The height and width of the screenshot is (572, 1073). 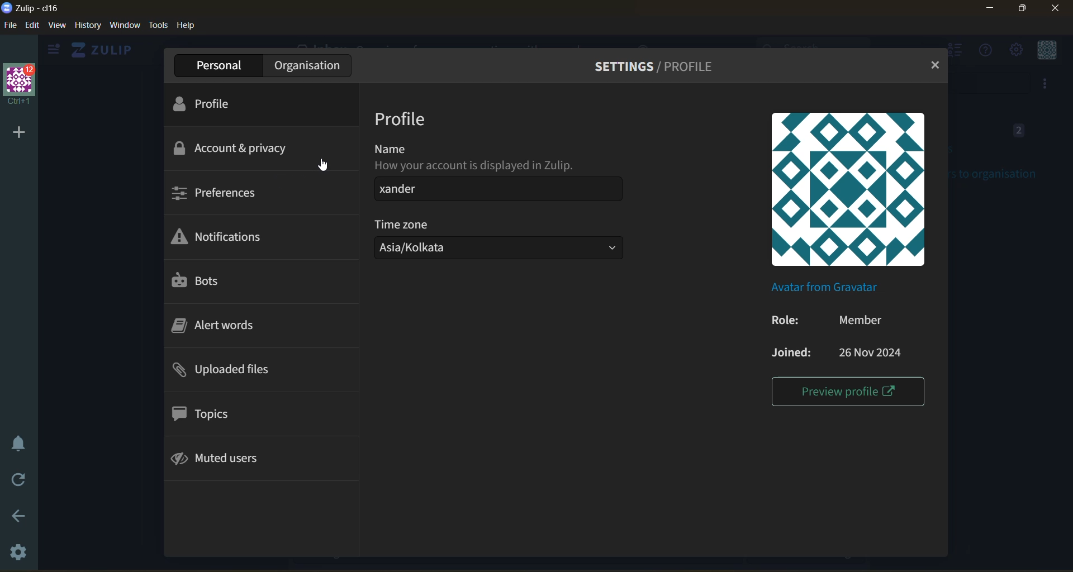 What do you see at coordinates (15, 130) in the screenshot?
I see `add organisation` at bounding box center [15, 130].